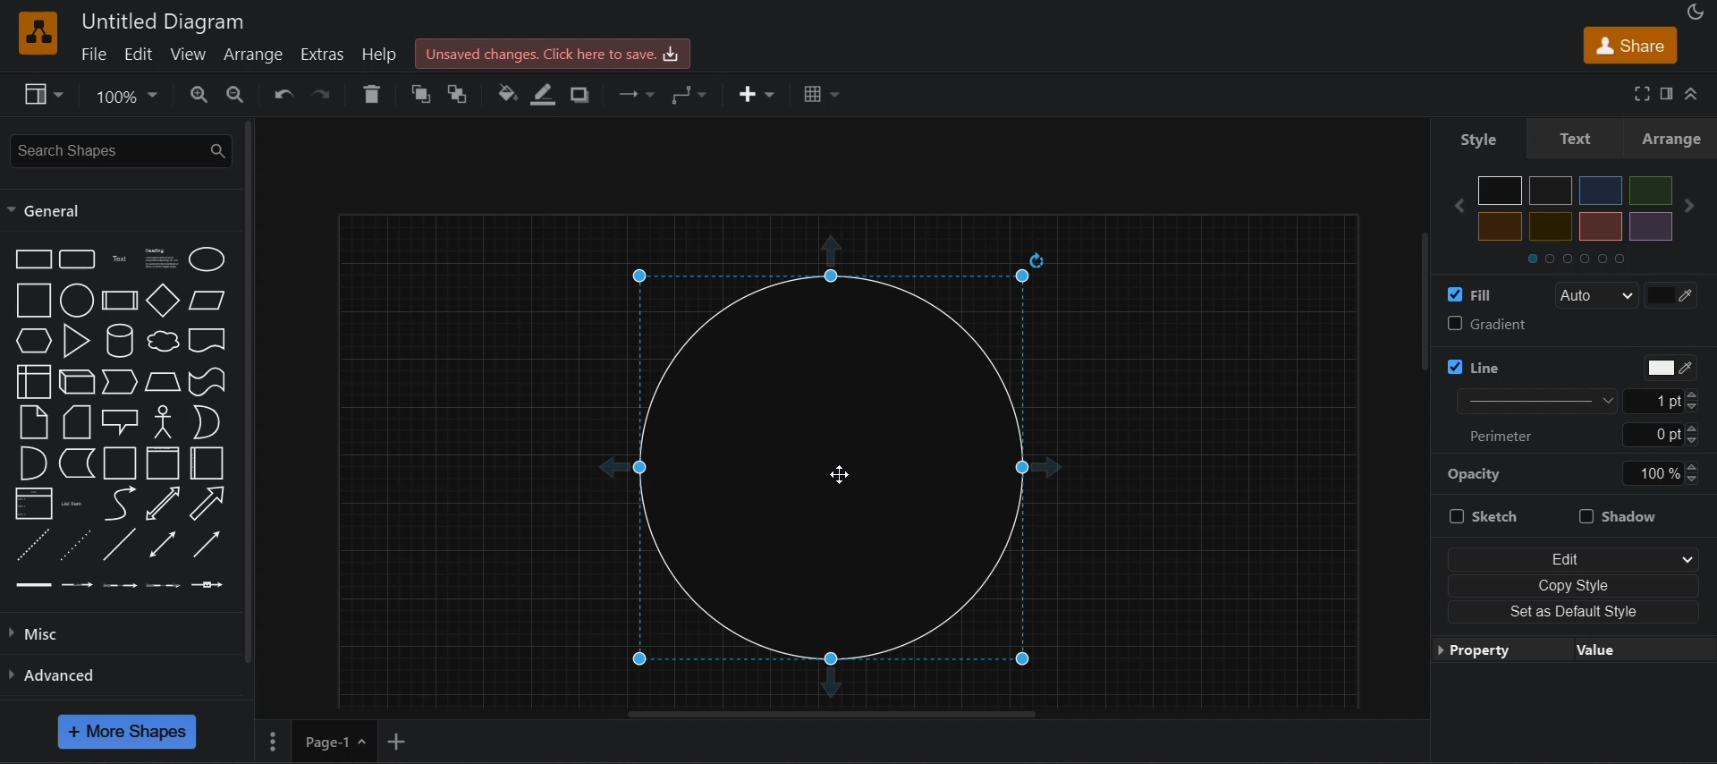 This screenshot has height=764, width=1717. I want to click on bidirectional connector, so click(165, 547).